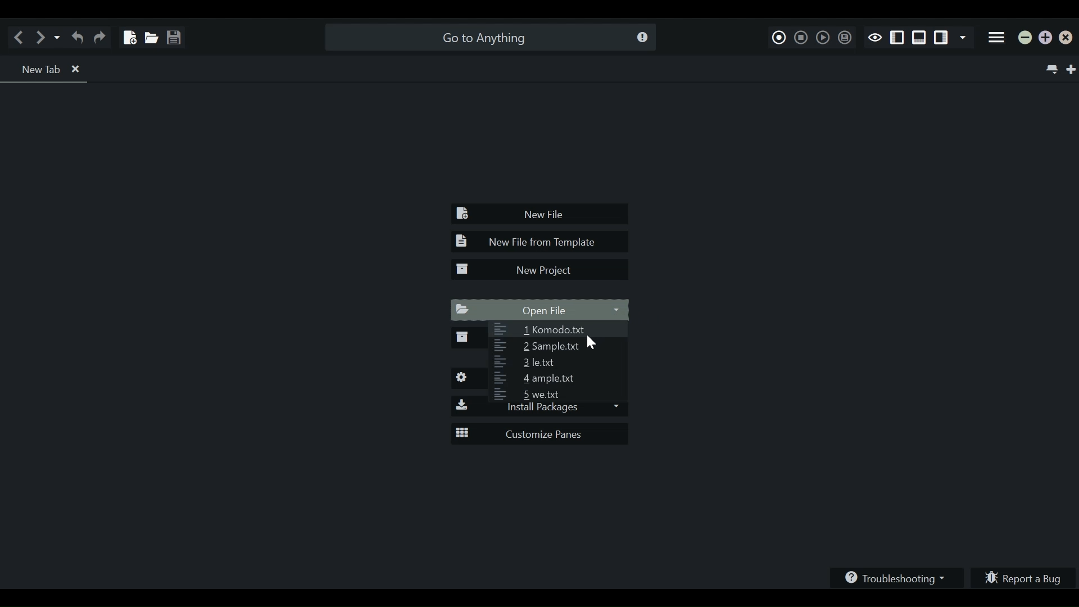 This screenshot has height=607, width=1079. What do you see at coordinates (47, 70) in the screenshot?
I see `Open Tabs` at bounding box center [47, 70].